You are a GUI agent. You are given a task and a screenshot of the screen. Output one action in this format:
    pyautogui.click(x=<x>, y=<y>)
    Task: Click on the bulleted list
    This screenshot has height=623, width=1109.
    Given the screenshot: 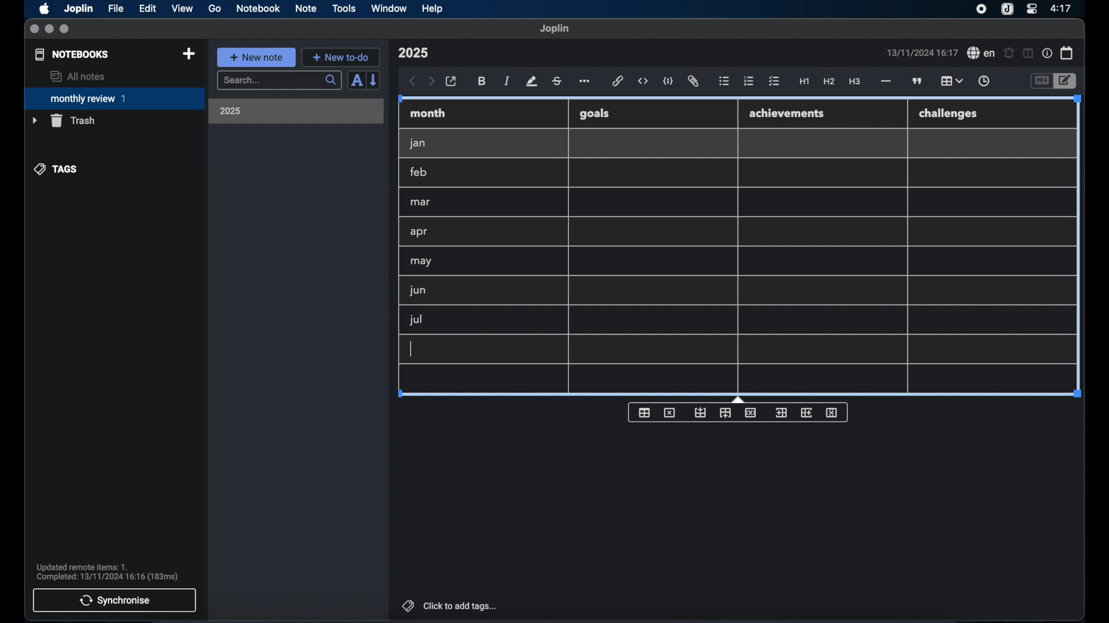 What is the action you would take?
    pyautogui.click(x=724, y=81)
    